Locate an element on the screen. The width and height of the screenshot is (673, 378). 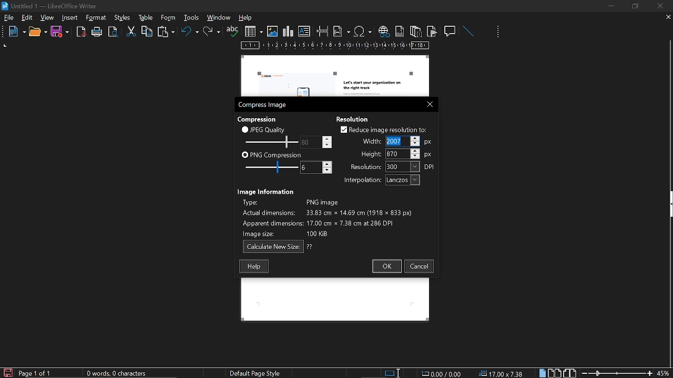
insert page break is located at coordinates (323, 31).